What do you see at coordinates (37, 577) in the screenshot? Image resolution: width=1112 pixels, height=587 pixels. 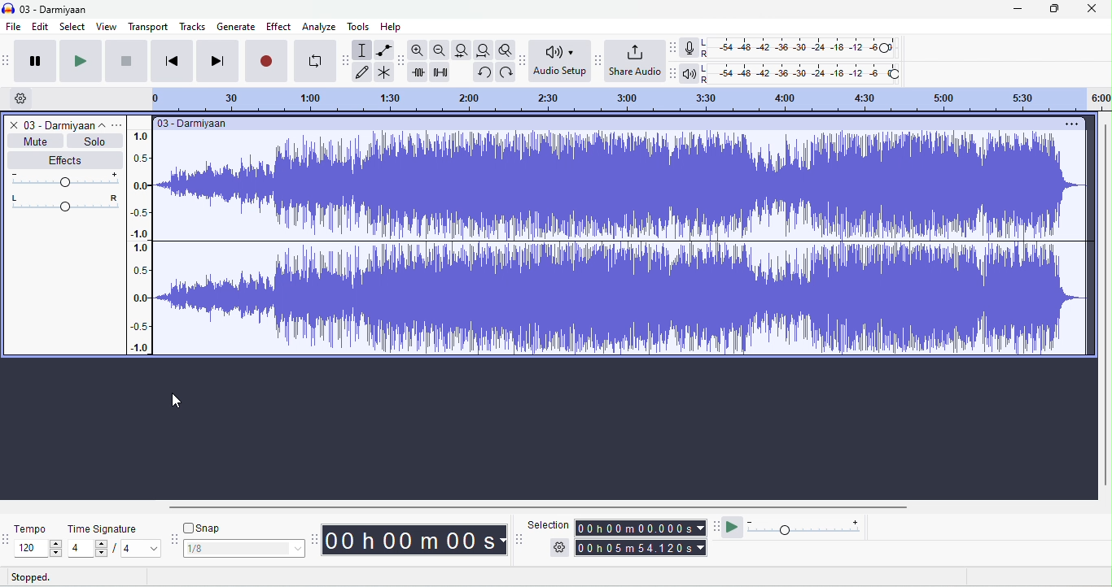 I see `stopped` at bounding box center [37, 577].